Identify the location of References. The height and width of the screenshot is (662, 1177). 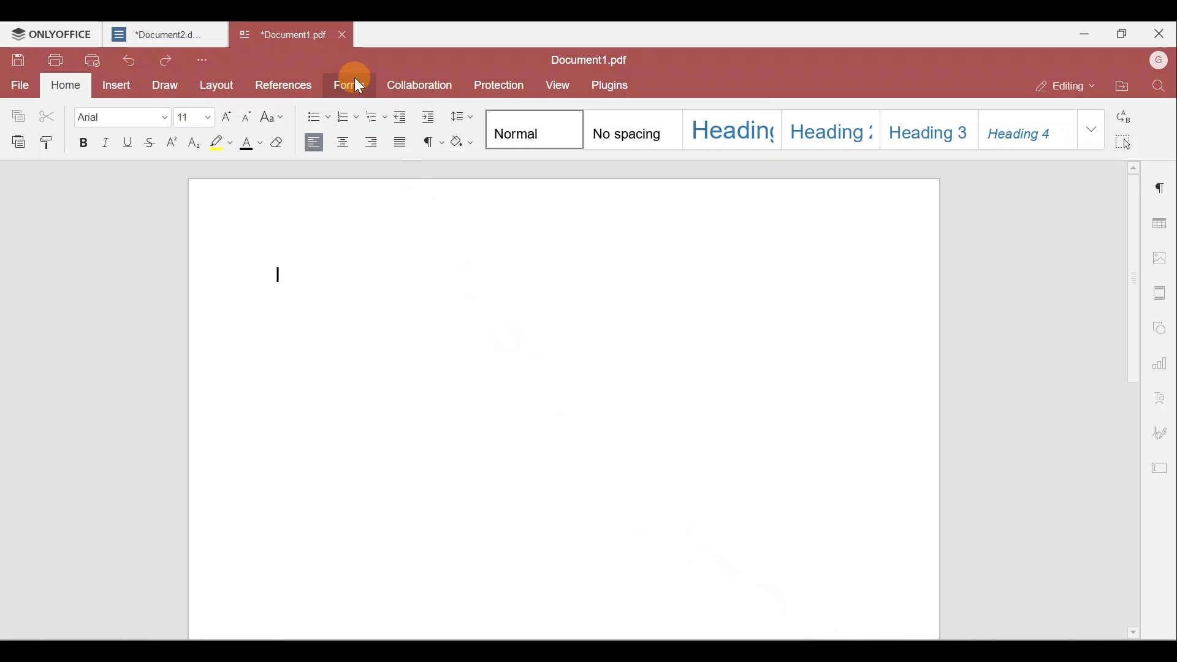
(281, 84).